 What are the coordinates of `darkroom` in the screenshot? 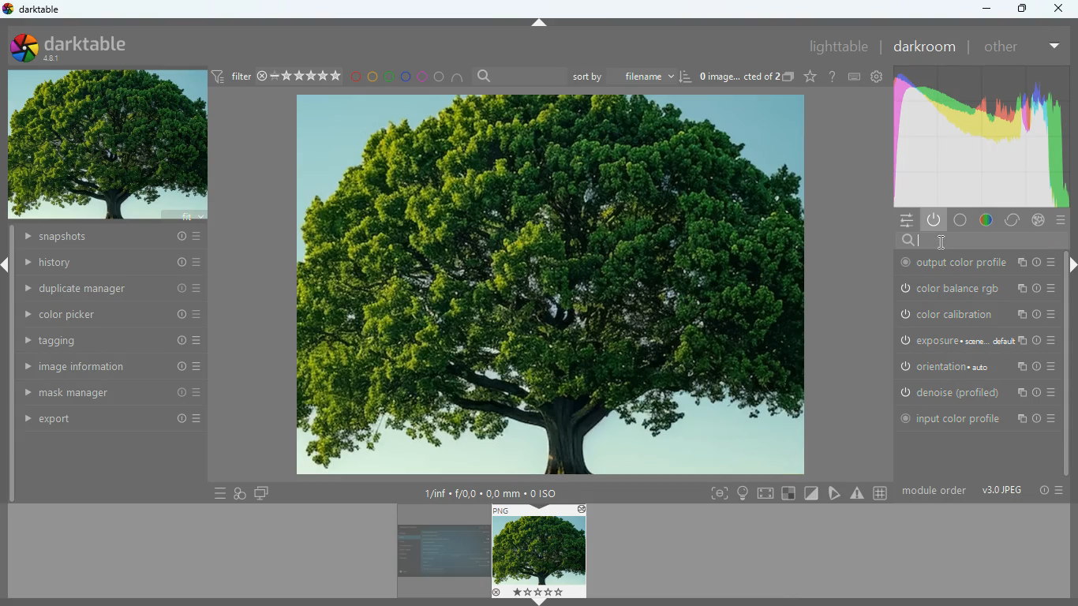 It's located at (923, 46).